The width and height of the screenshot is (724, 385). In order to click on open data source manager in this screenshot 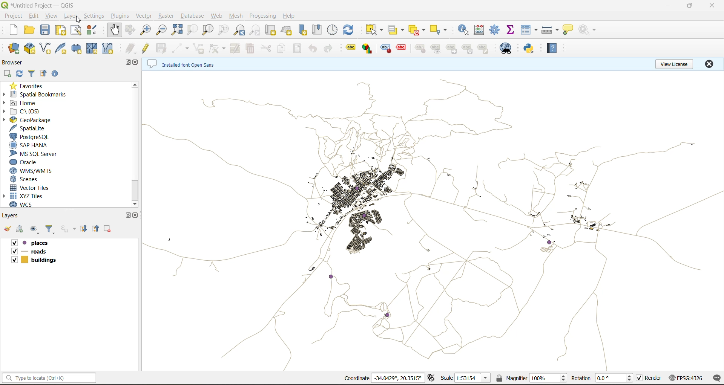, I will do `click(14, 49)`.